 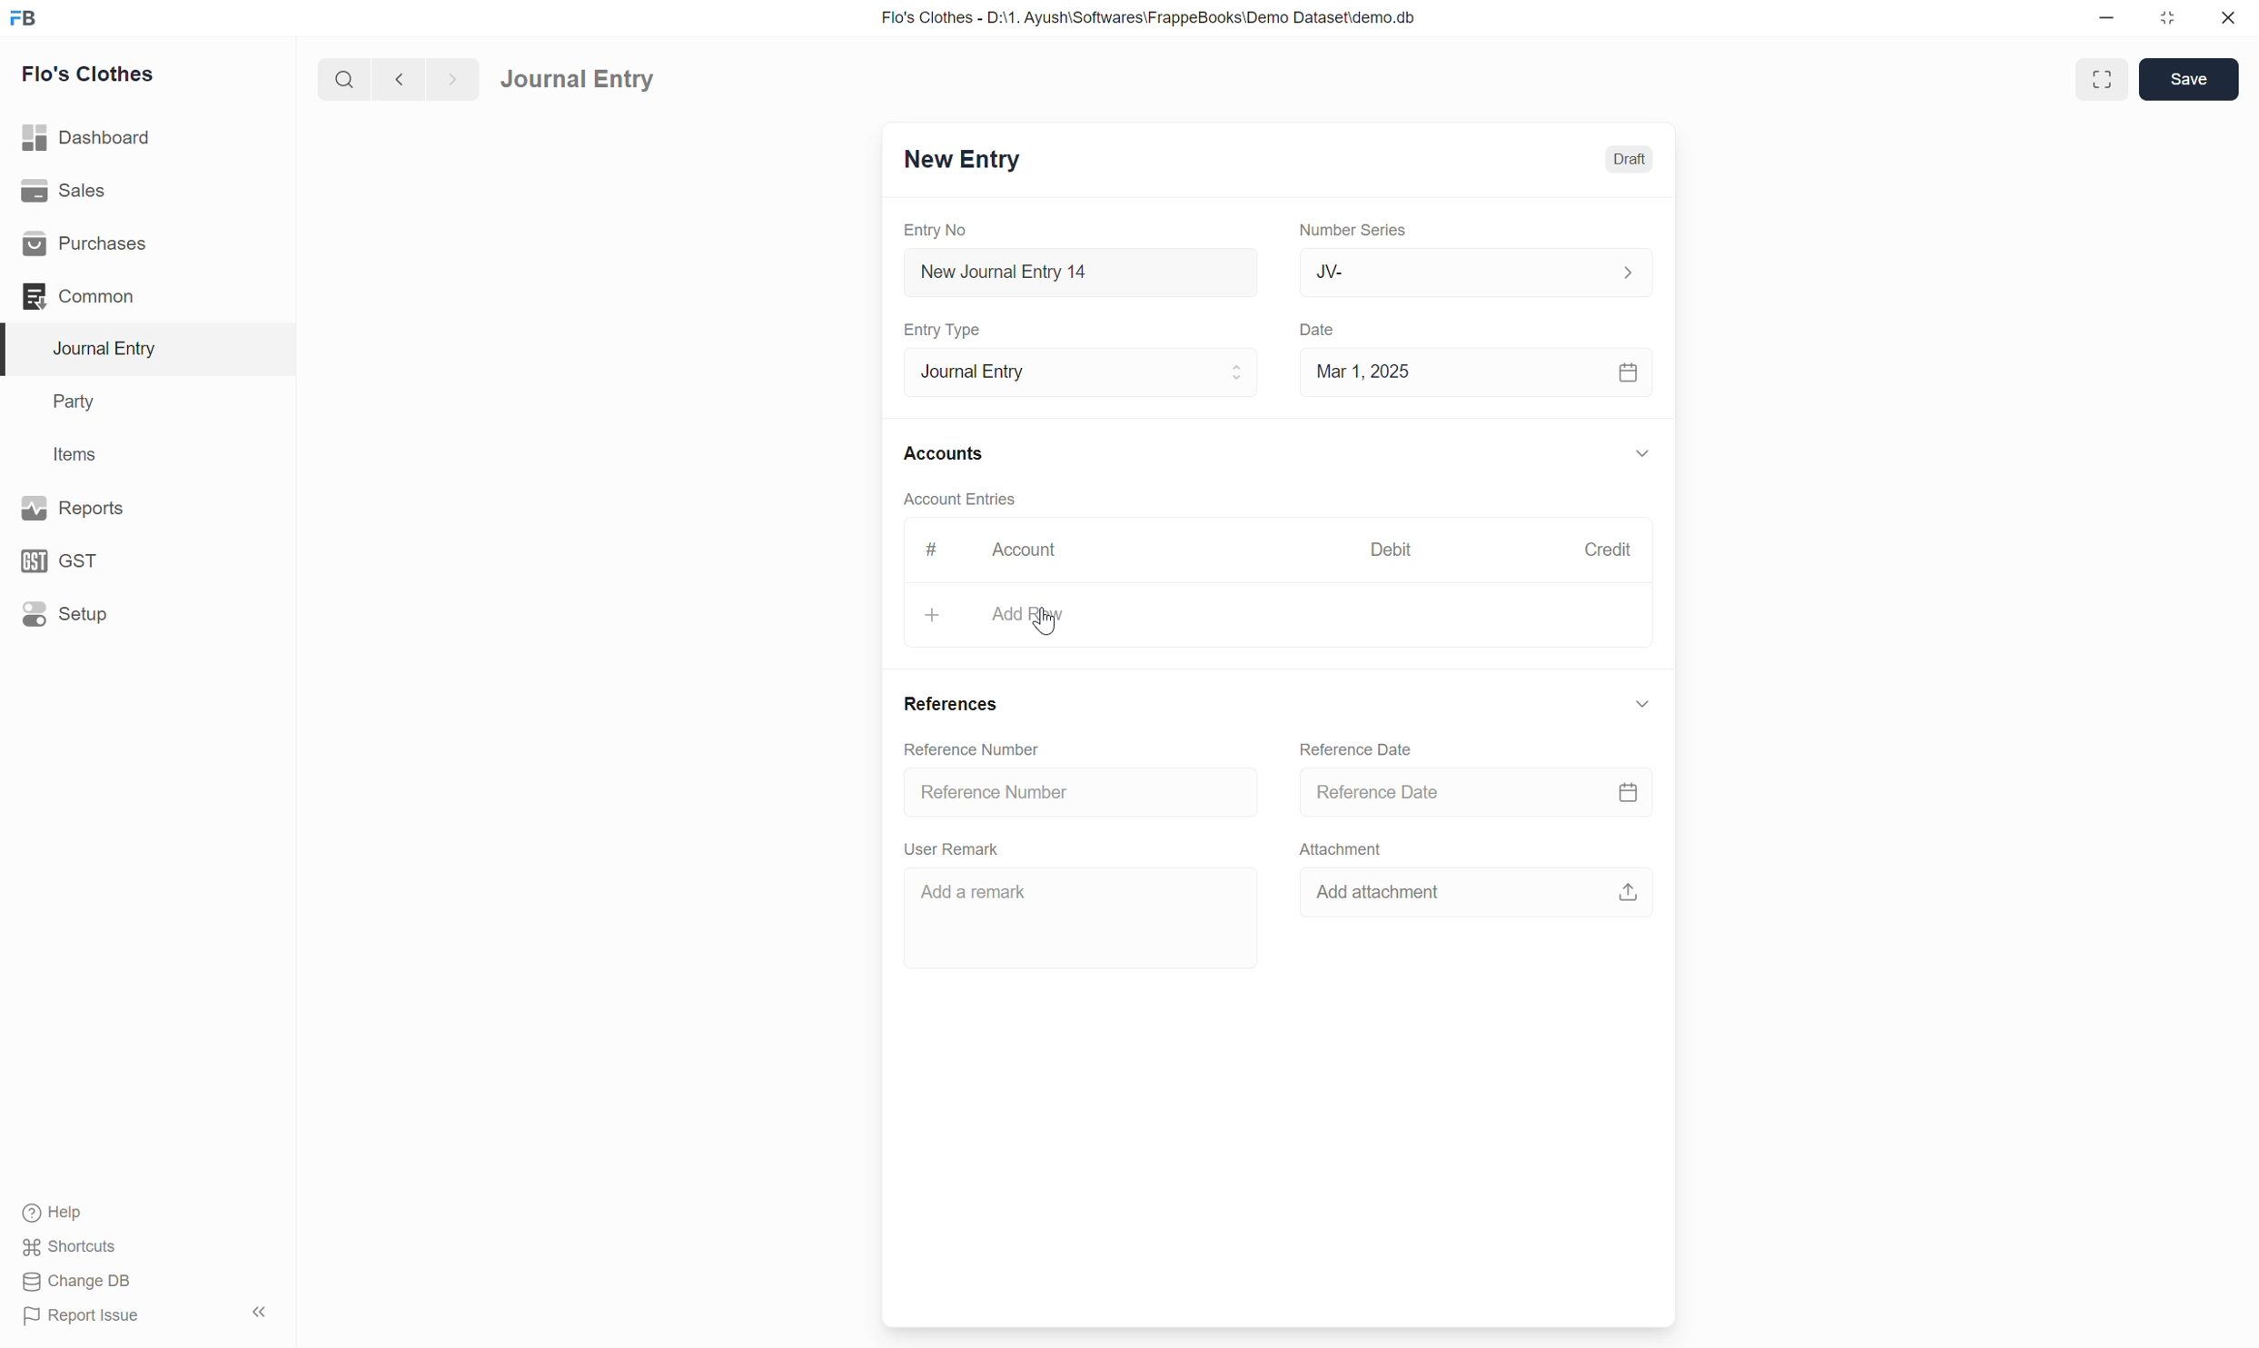 What do you see at coordinates (74, 453) in the screenshot?
I see `Items` at bounding box center [74, 453].